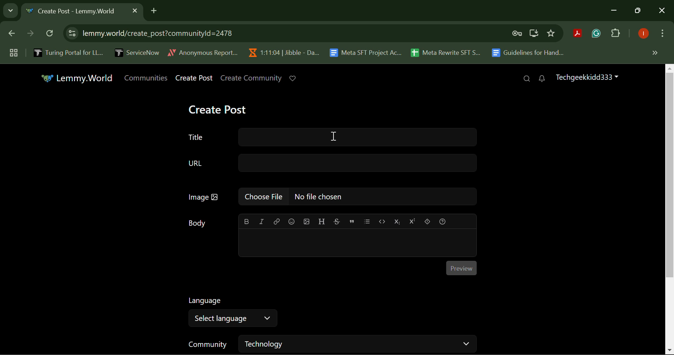  What do you see at coordinates (330, 196) in the screenshot?
I see `Image Upload Box` at bounding box center [330, 196].